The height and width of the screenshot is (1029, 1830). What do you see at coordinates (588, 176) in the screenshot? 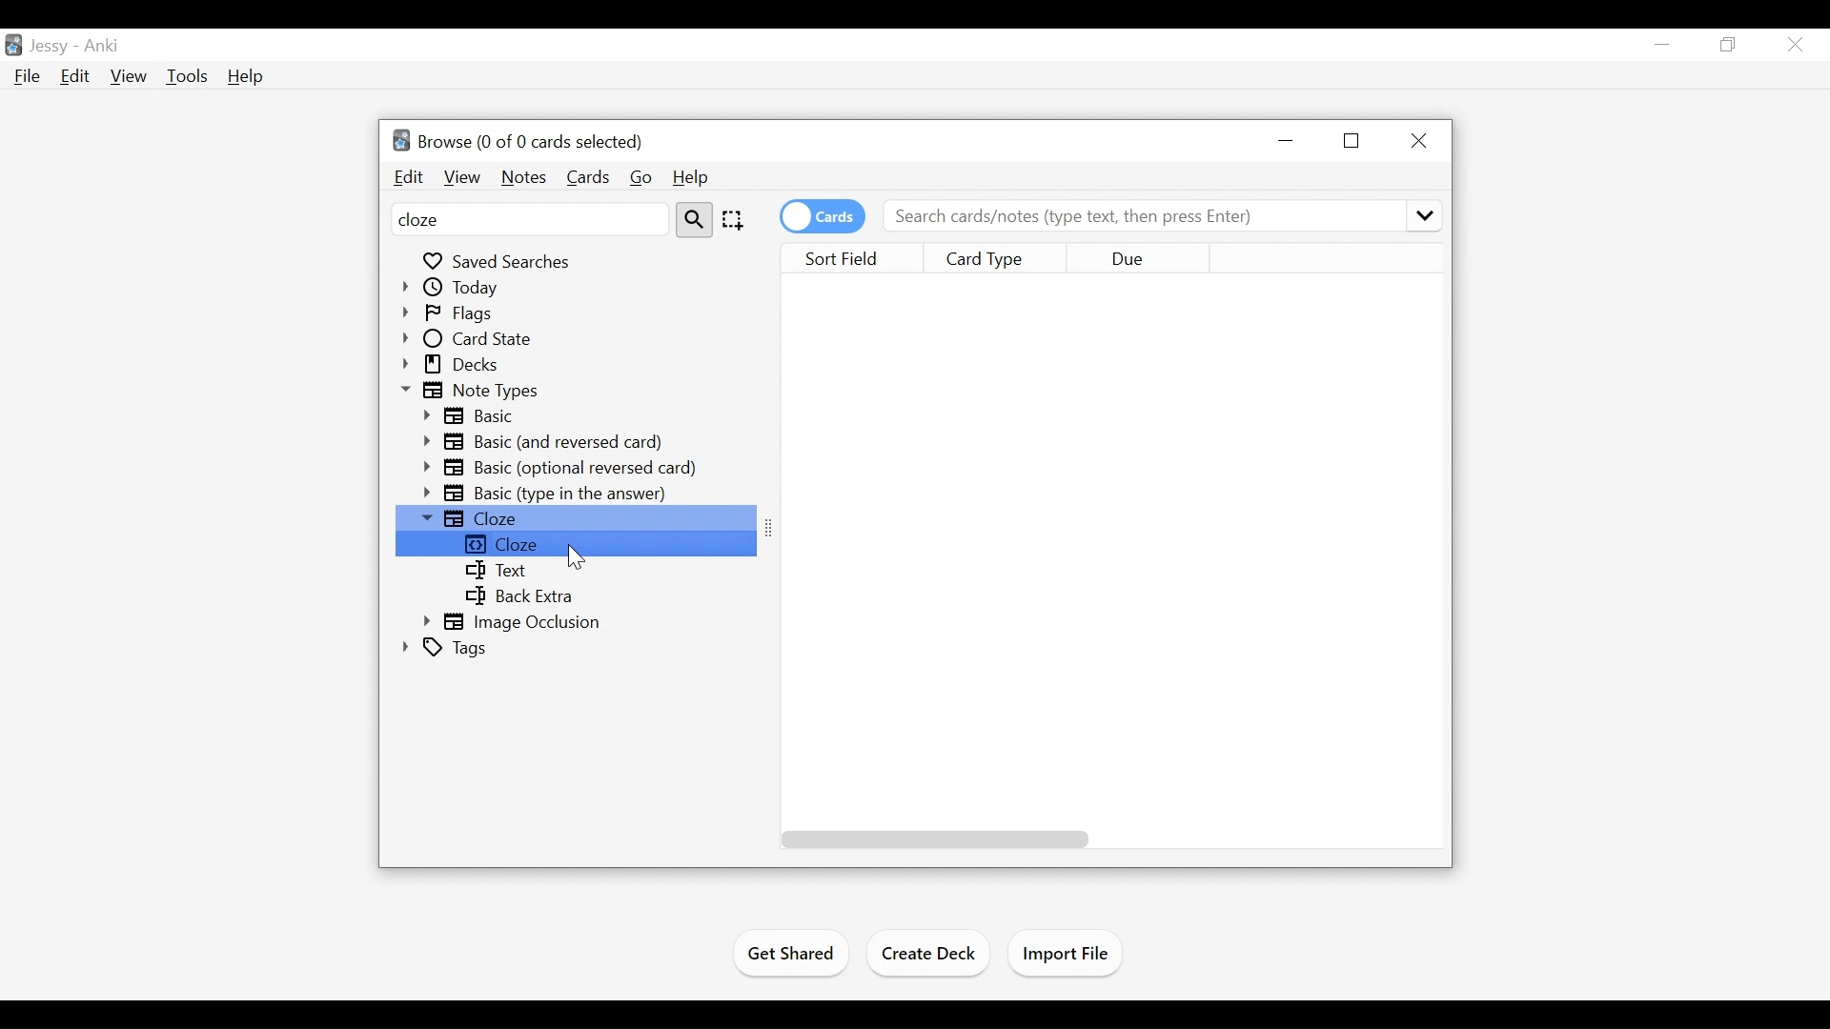
I see `Cards` at bounding box center [588, 176].